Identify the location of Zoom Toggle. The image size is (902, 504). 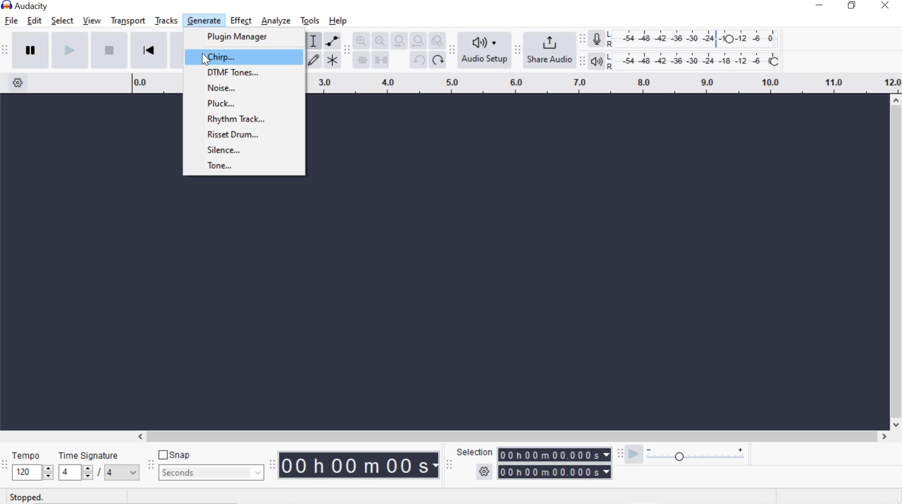
(436, 42).